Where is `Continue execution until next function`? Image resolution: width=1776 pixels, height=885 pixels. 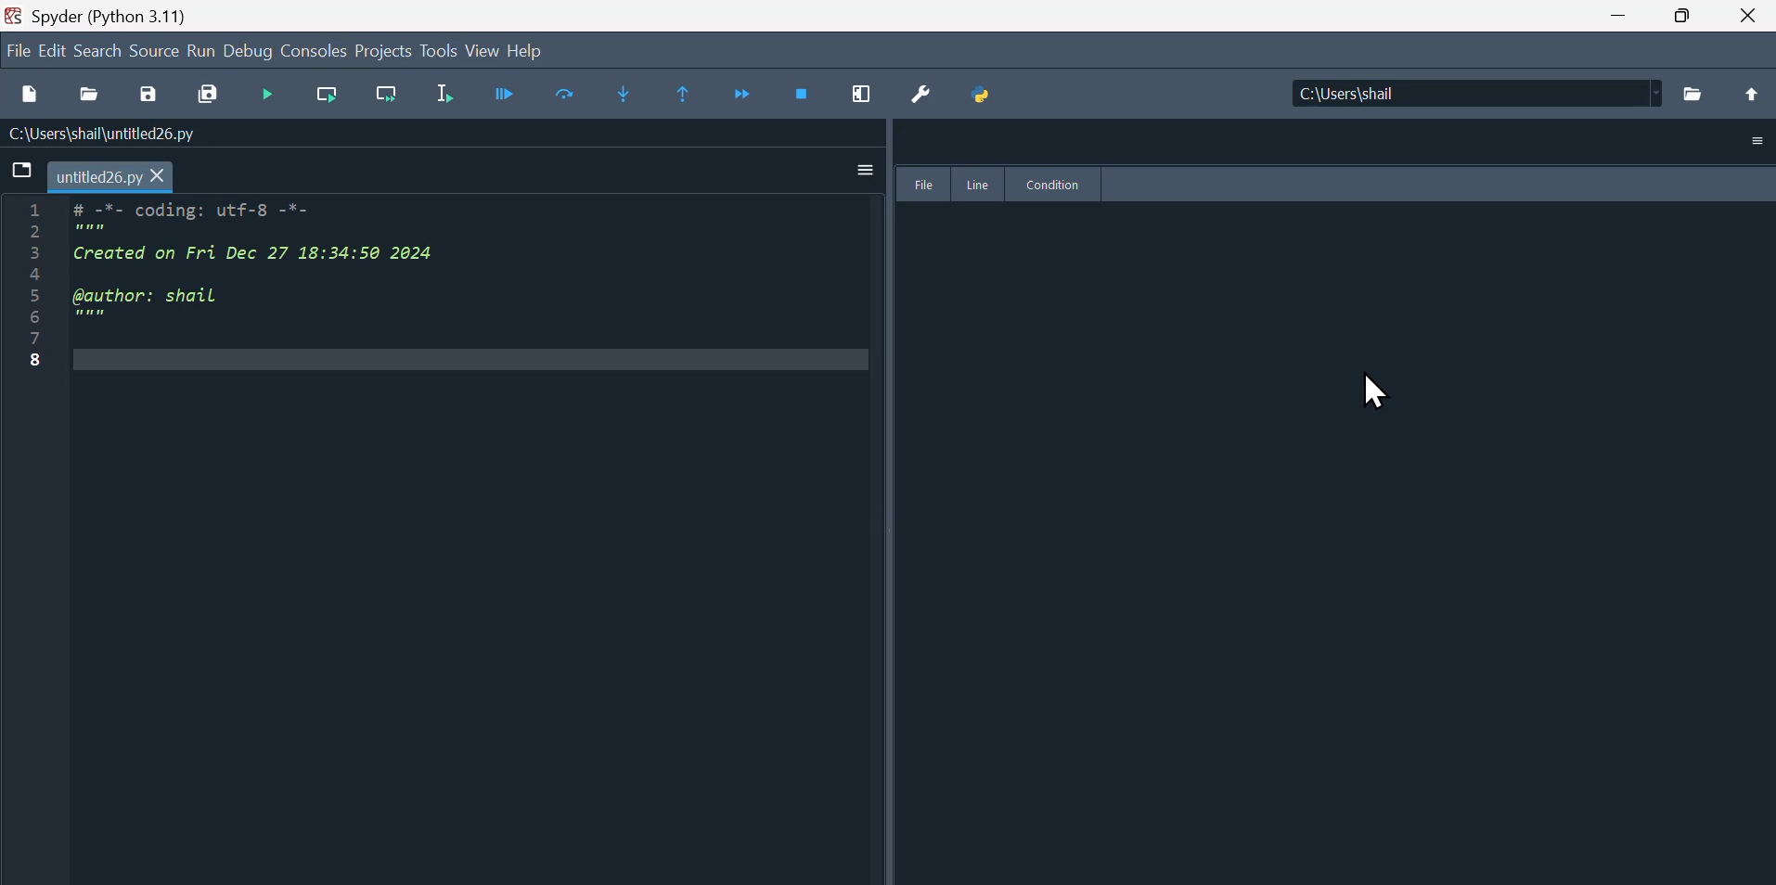 Continue execution until next function is located at coordinates (749, 94).